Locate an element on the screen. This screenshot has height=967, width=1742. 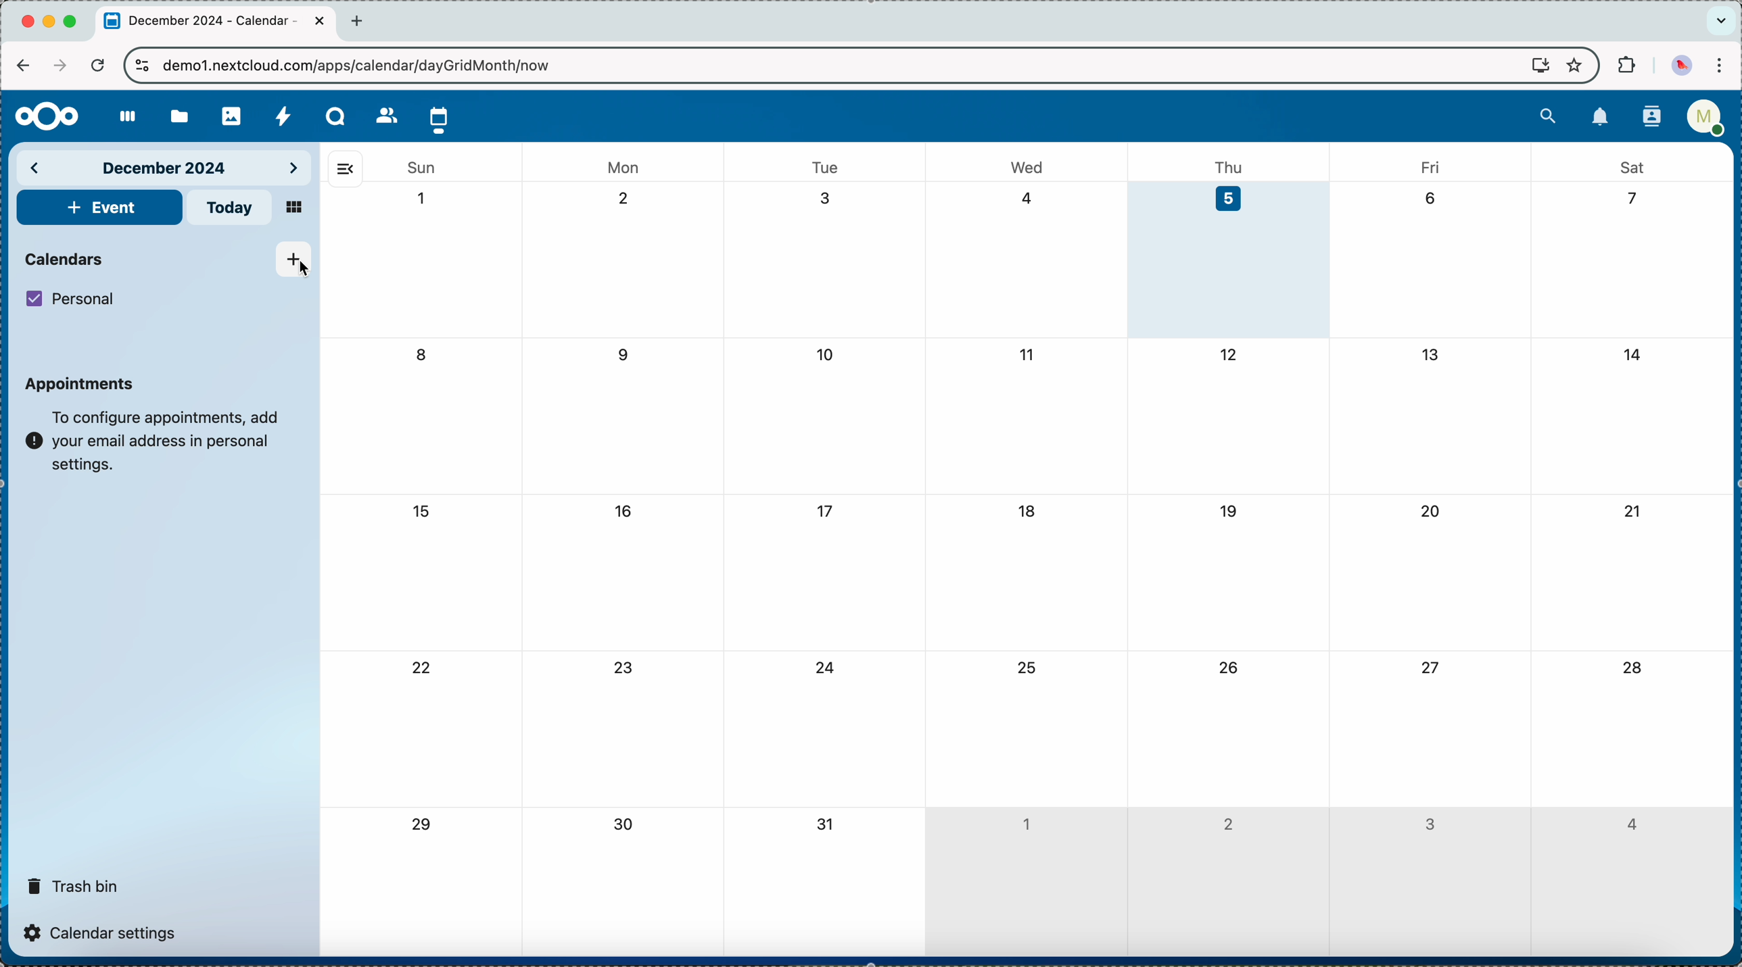
close Chrome is located at coordinates (27, 22).